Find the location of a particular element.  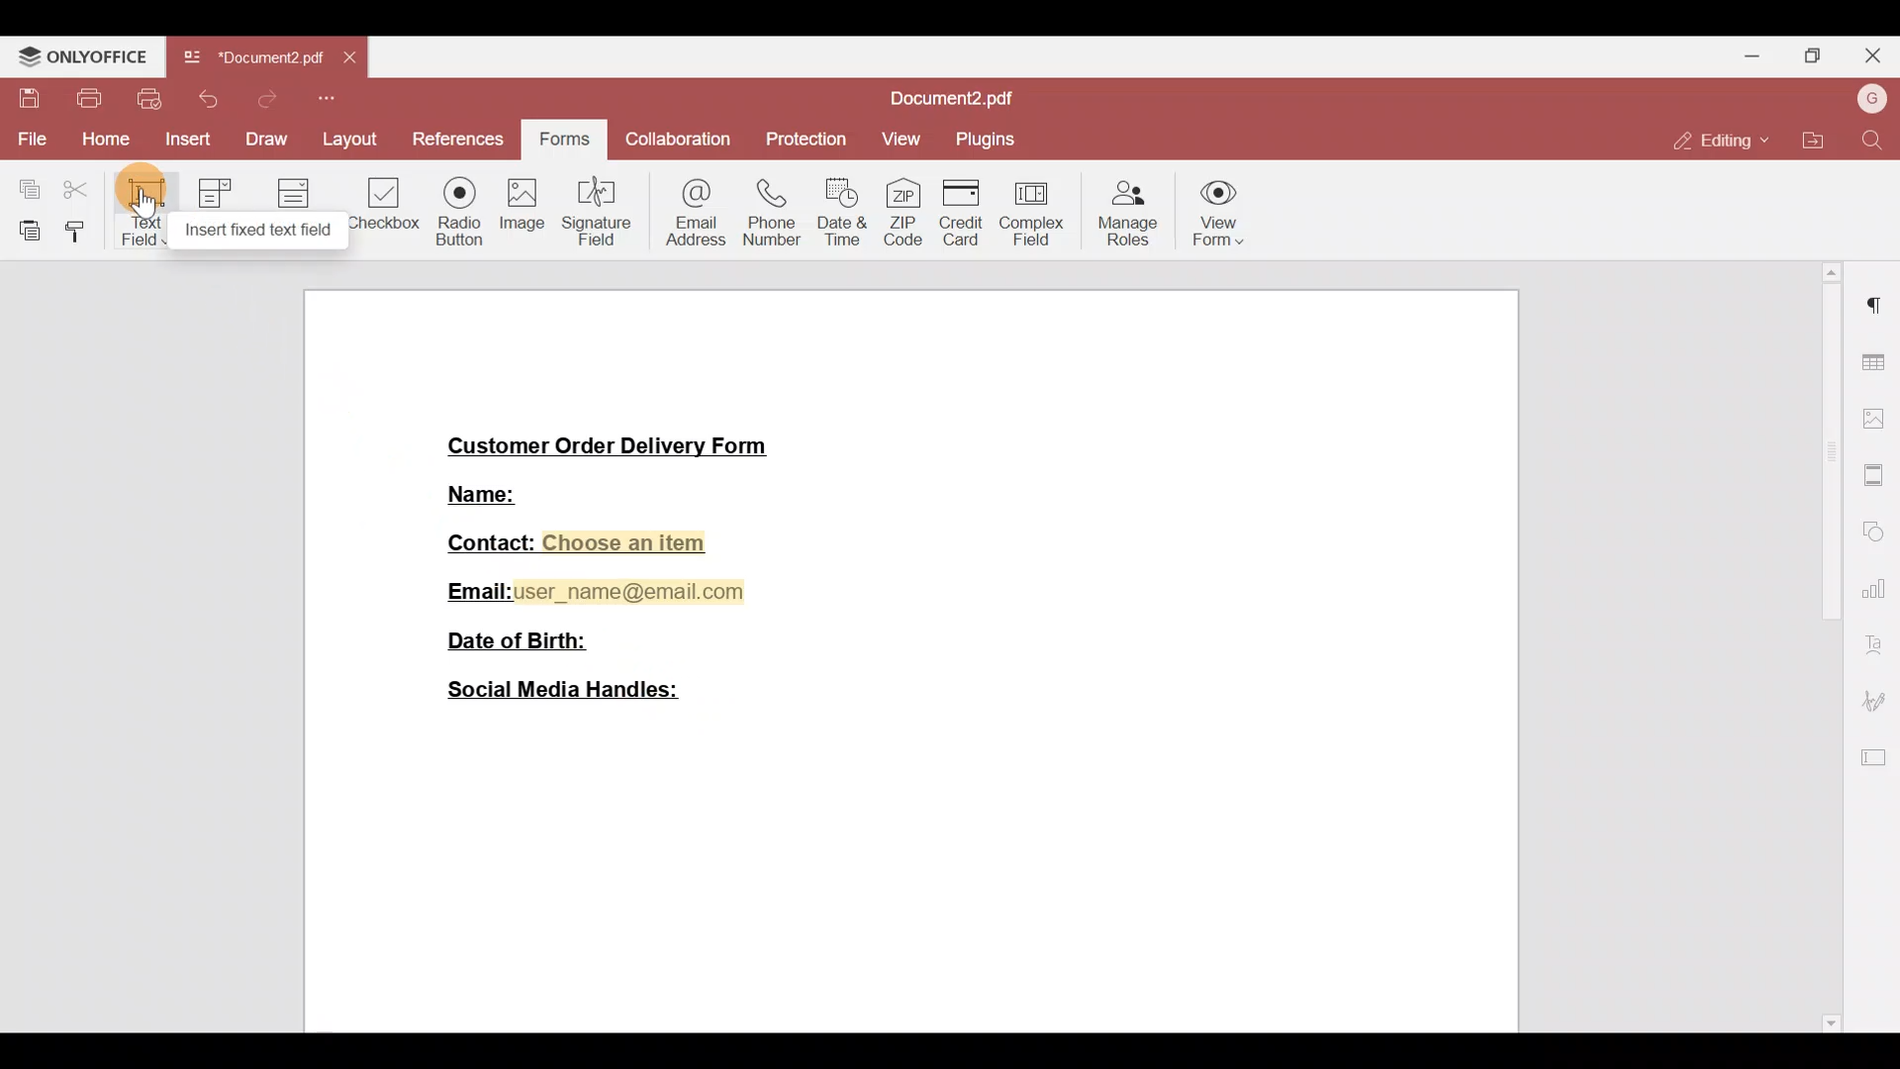

Undo is located at coordinates (212, 99).